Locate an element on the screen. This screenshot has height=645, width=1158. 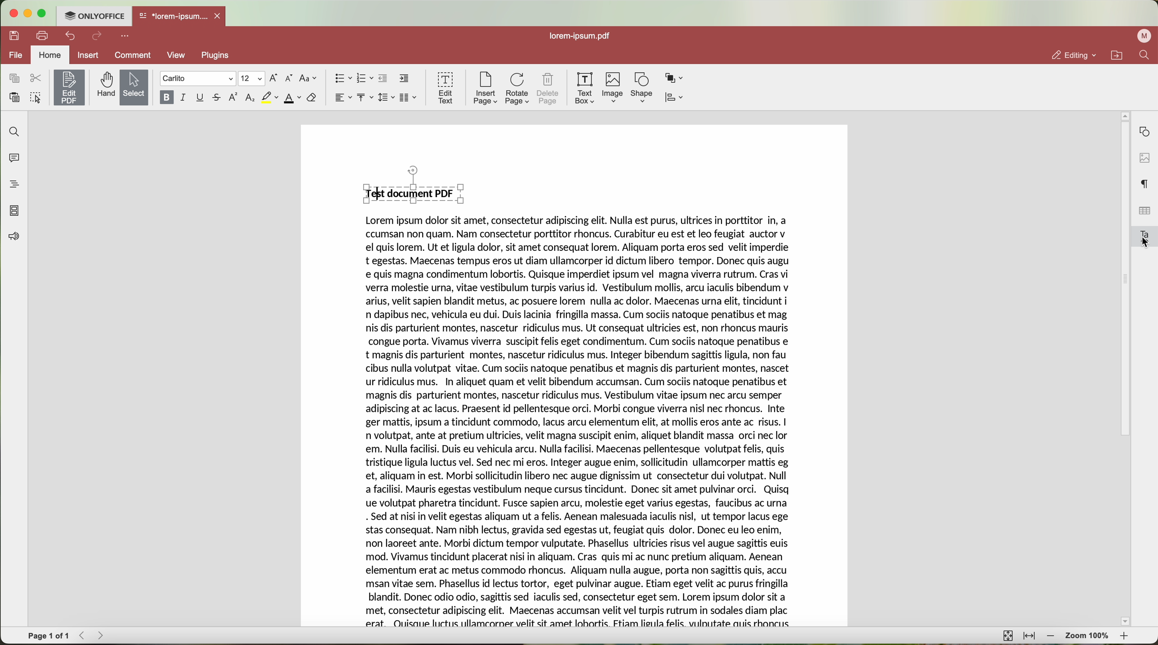
find is located at coordinates (15, 132).